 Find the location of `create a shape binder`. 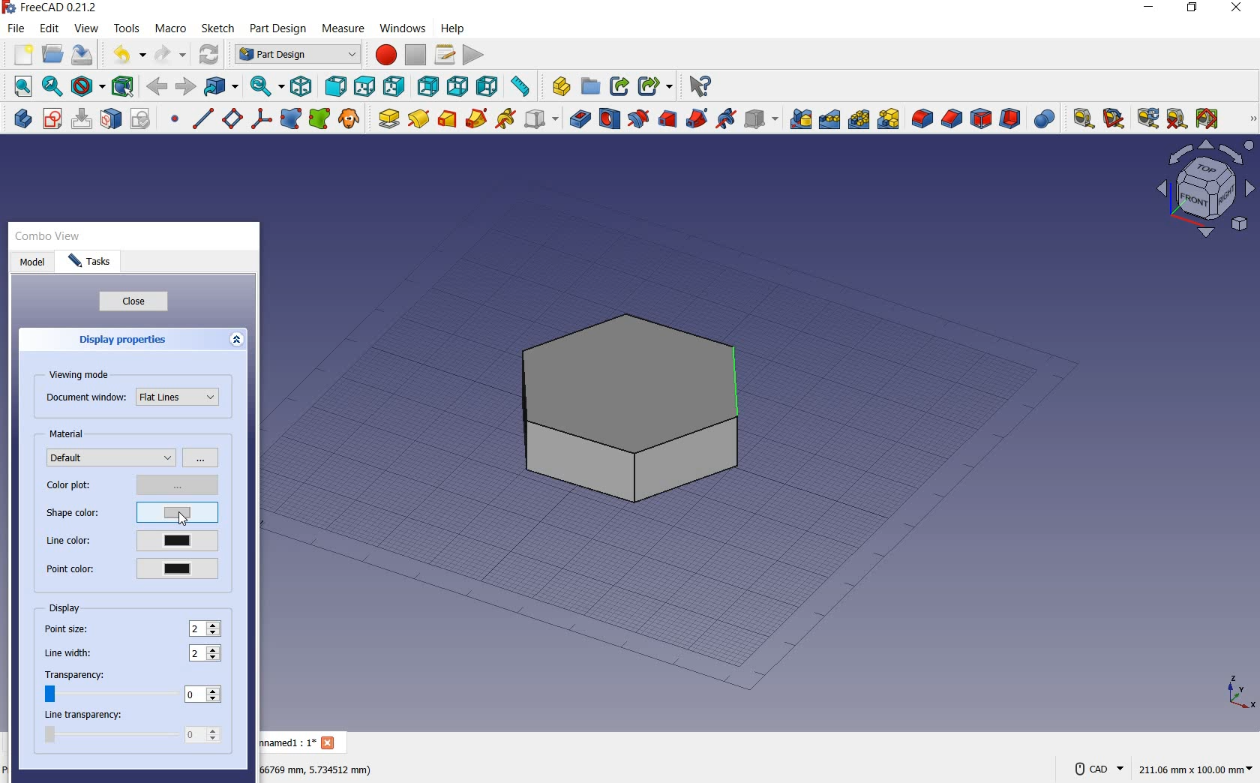

create a shape binder is located at coordinates (291, 120).